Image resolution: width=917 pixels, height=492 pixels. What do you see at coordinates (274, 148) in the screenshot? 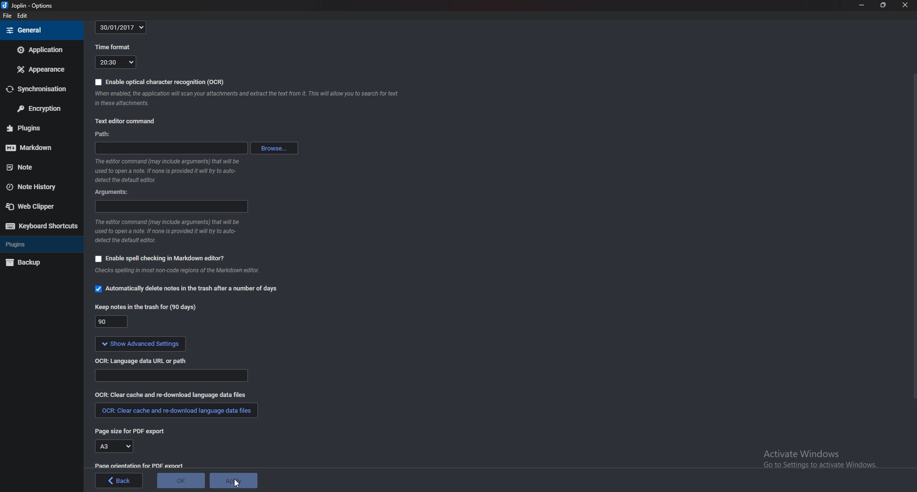
I see `browse` at bounding box center [274, 148].